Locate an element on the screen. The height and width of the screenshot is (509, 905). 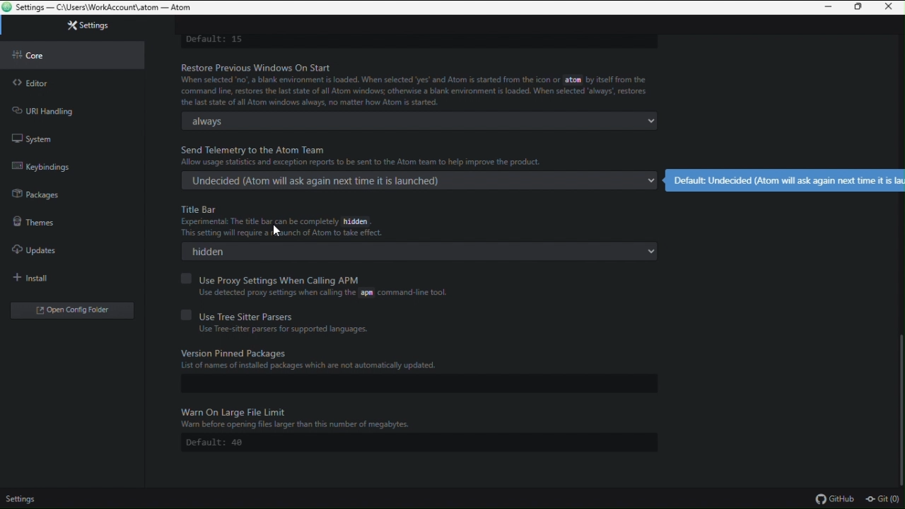
url handling is located at coordinates (74, 109).